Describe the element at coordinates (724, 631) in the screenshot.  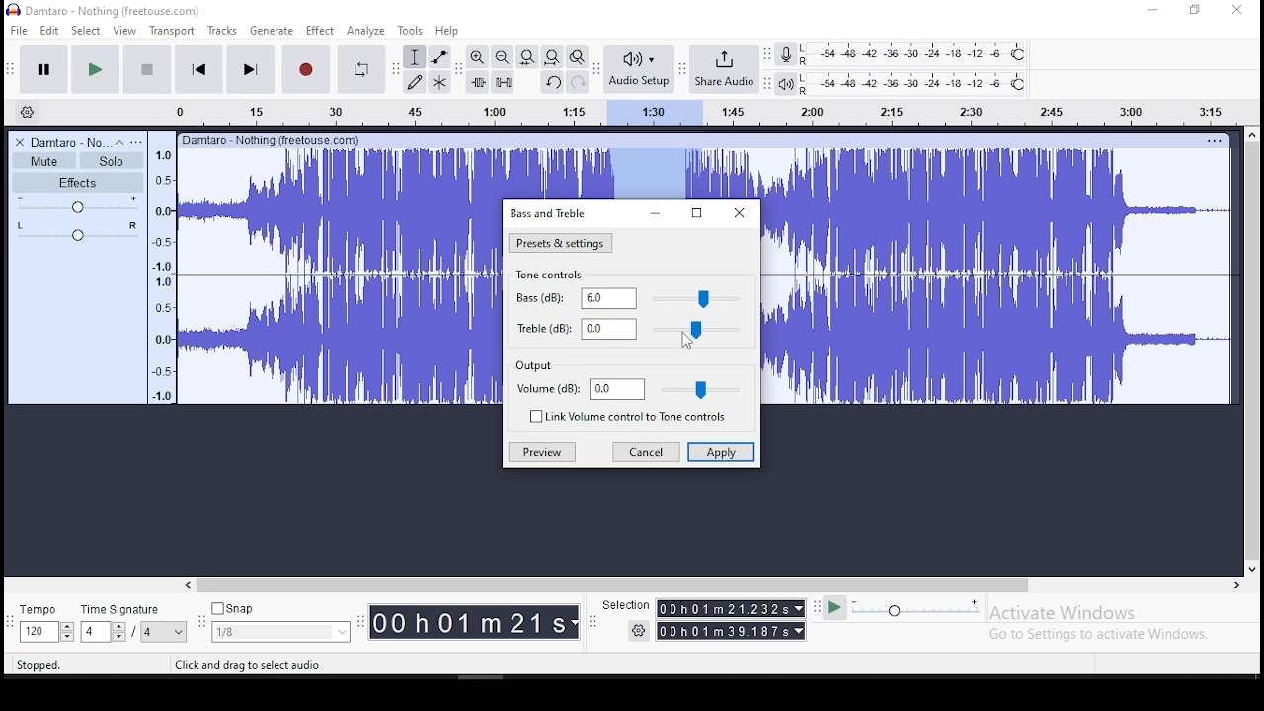
I see `00 h 01 m 39.187s` at that location.